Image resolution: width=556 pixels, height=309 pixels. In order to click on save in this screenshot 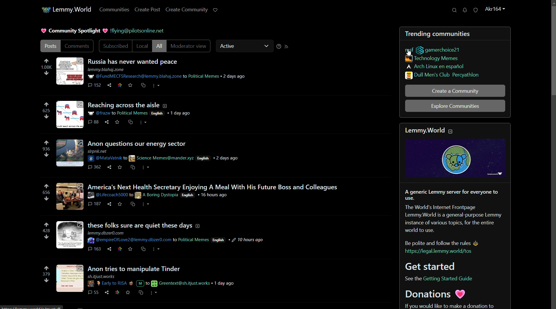, I will do `click(120, 166)`.